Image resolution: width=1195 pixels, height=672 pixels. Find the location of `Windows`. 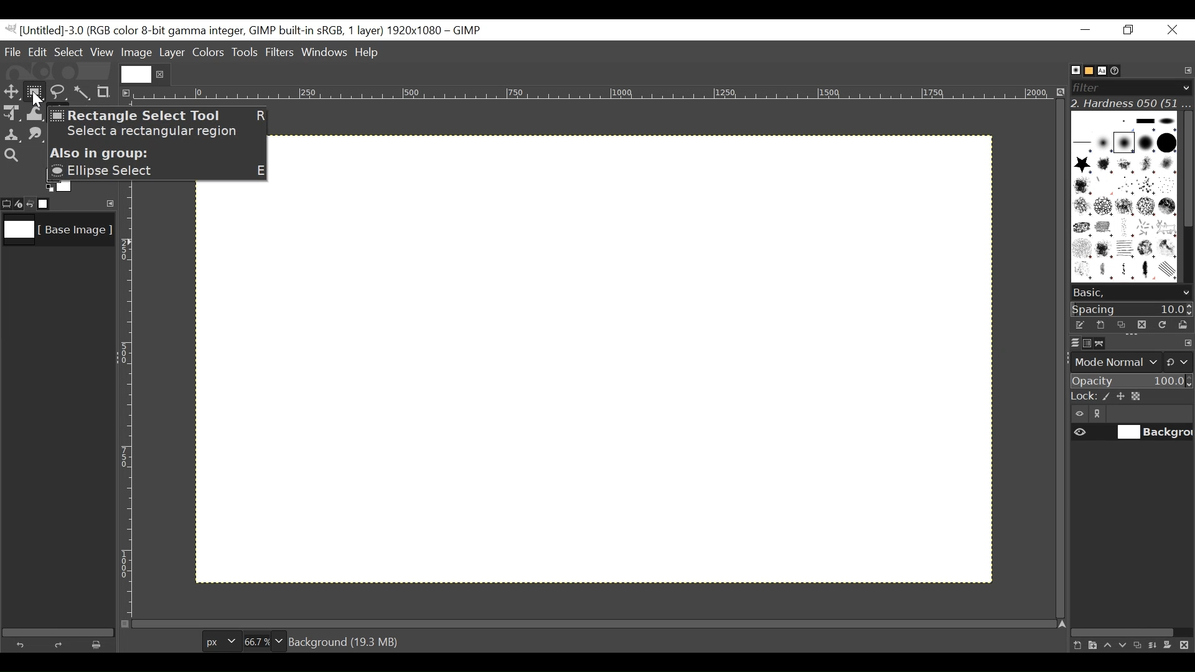

Windows is located at coordinates (326, 54).